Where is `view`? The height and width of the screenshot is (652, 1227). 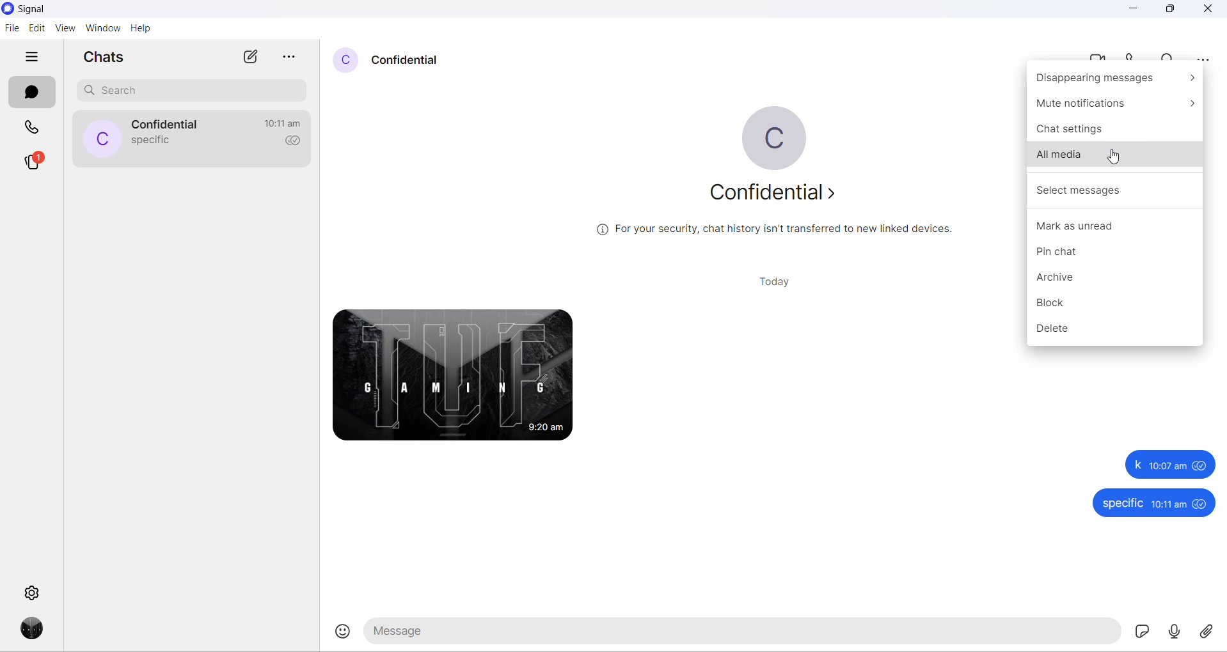 view is located at coordinates (63, 29).